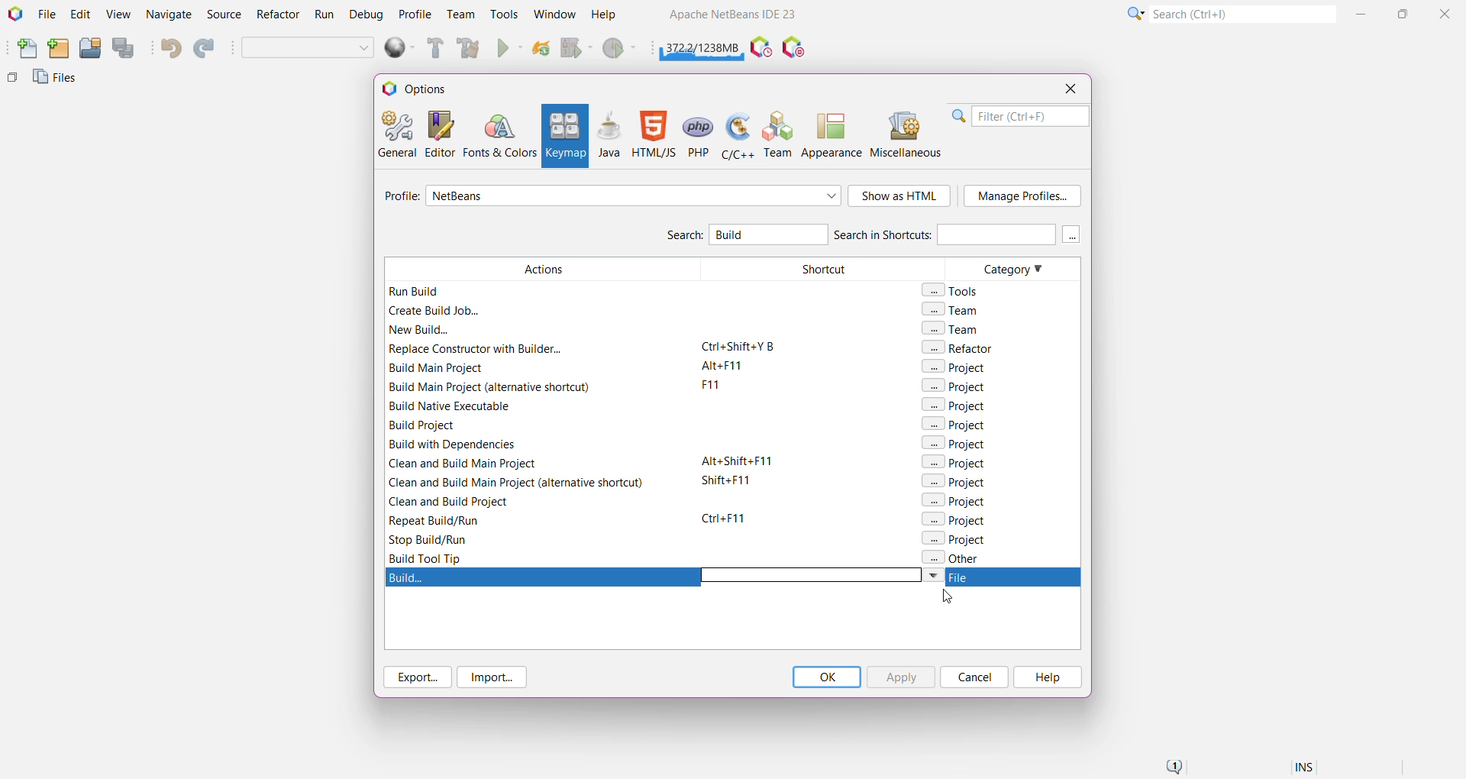  Describe the element at coordinates (576, 48) in the screenshot. I see `Debug Main Project` at that location.